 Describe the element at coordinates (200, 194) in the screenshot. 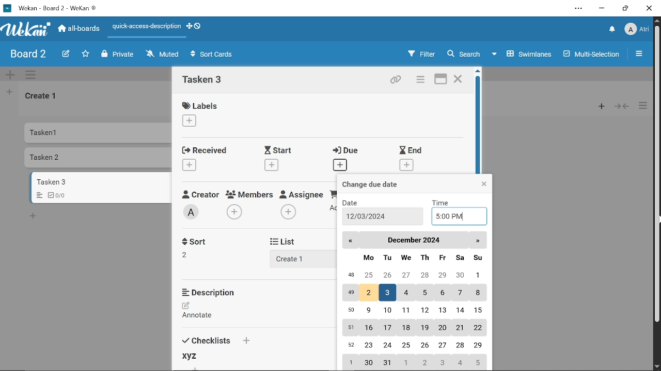

I see `Creator` at that location.